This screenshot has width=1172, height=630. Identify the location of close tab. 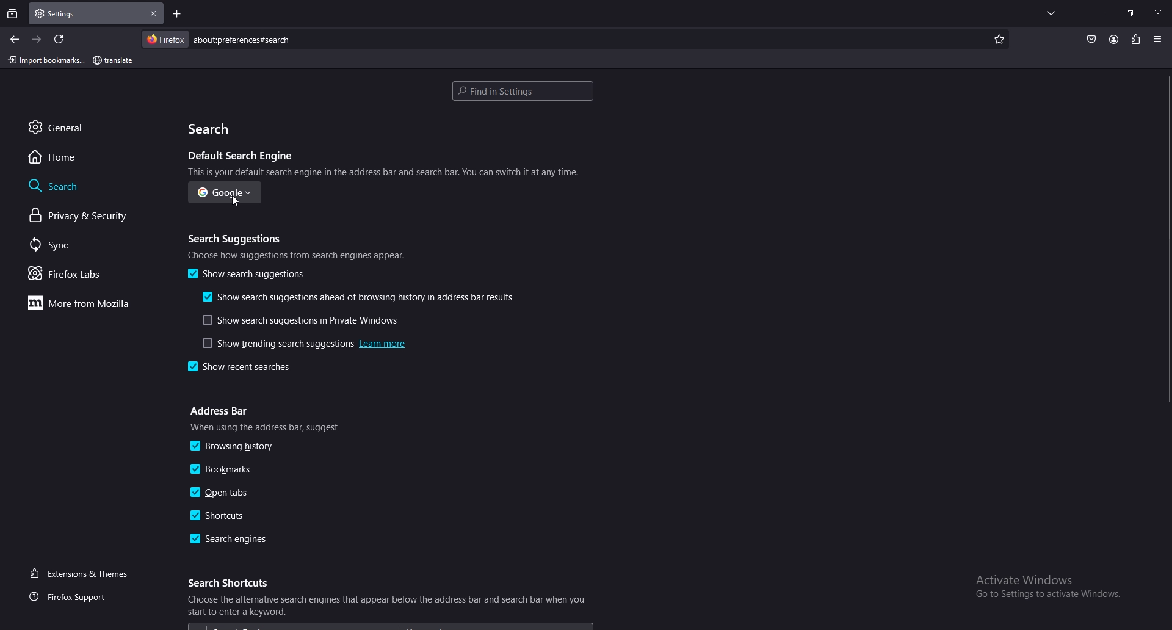
(155, 13).